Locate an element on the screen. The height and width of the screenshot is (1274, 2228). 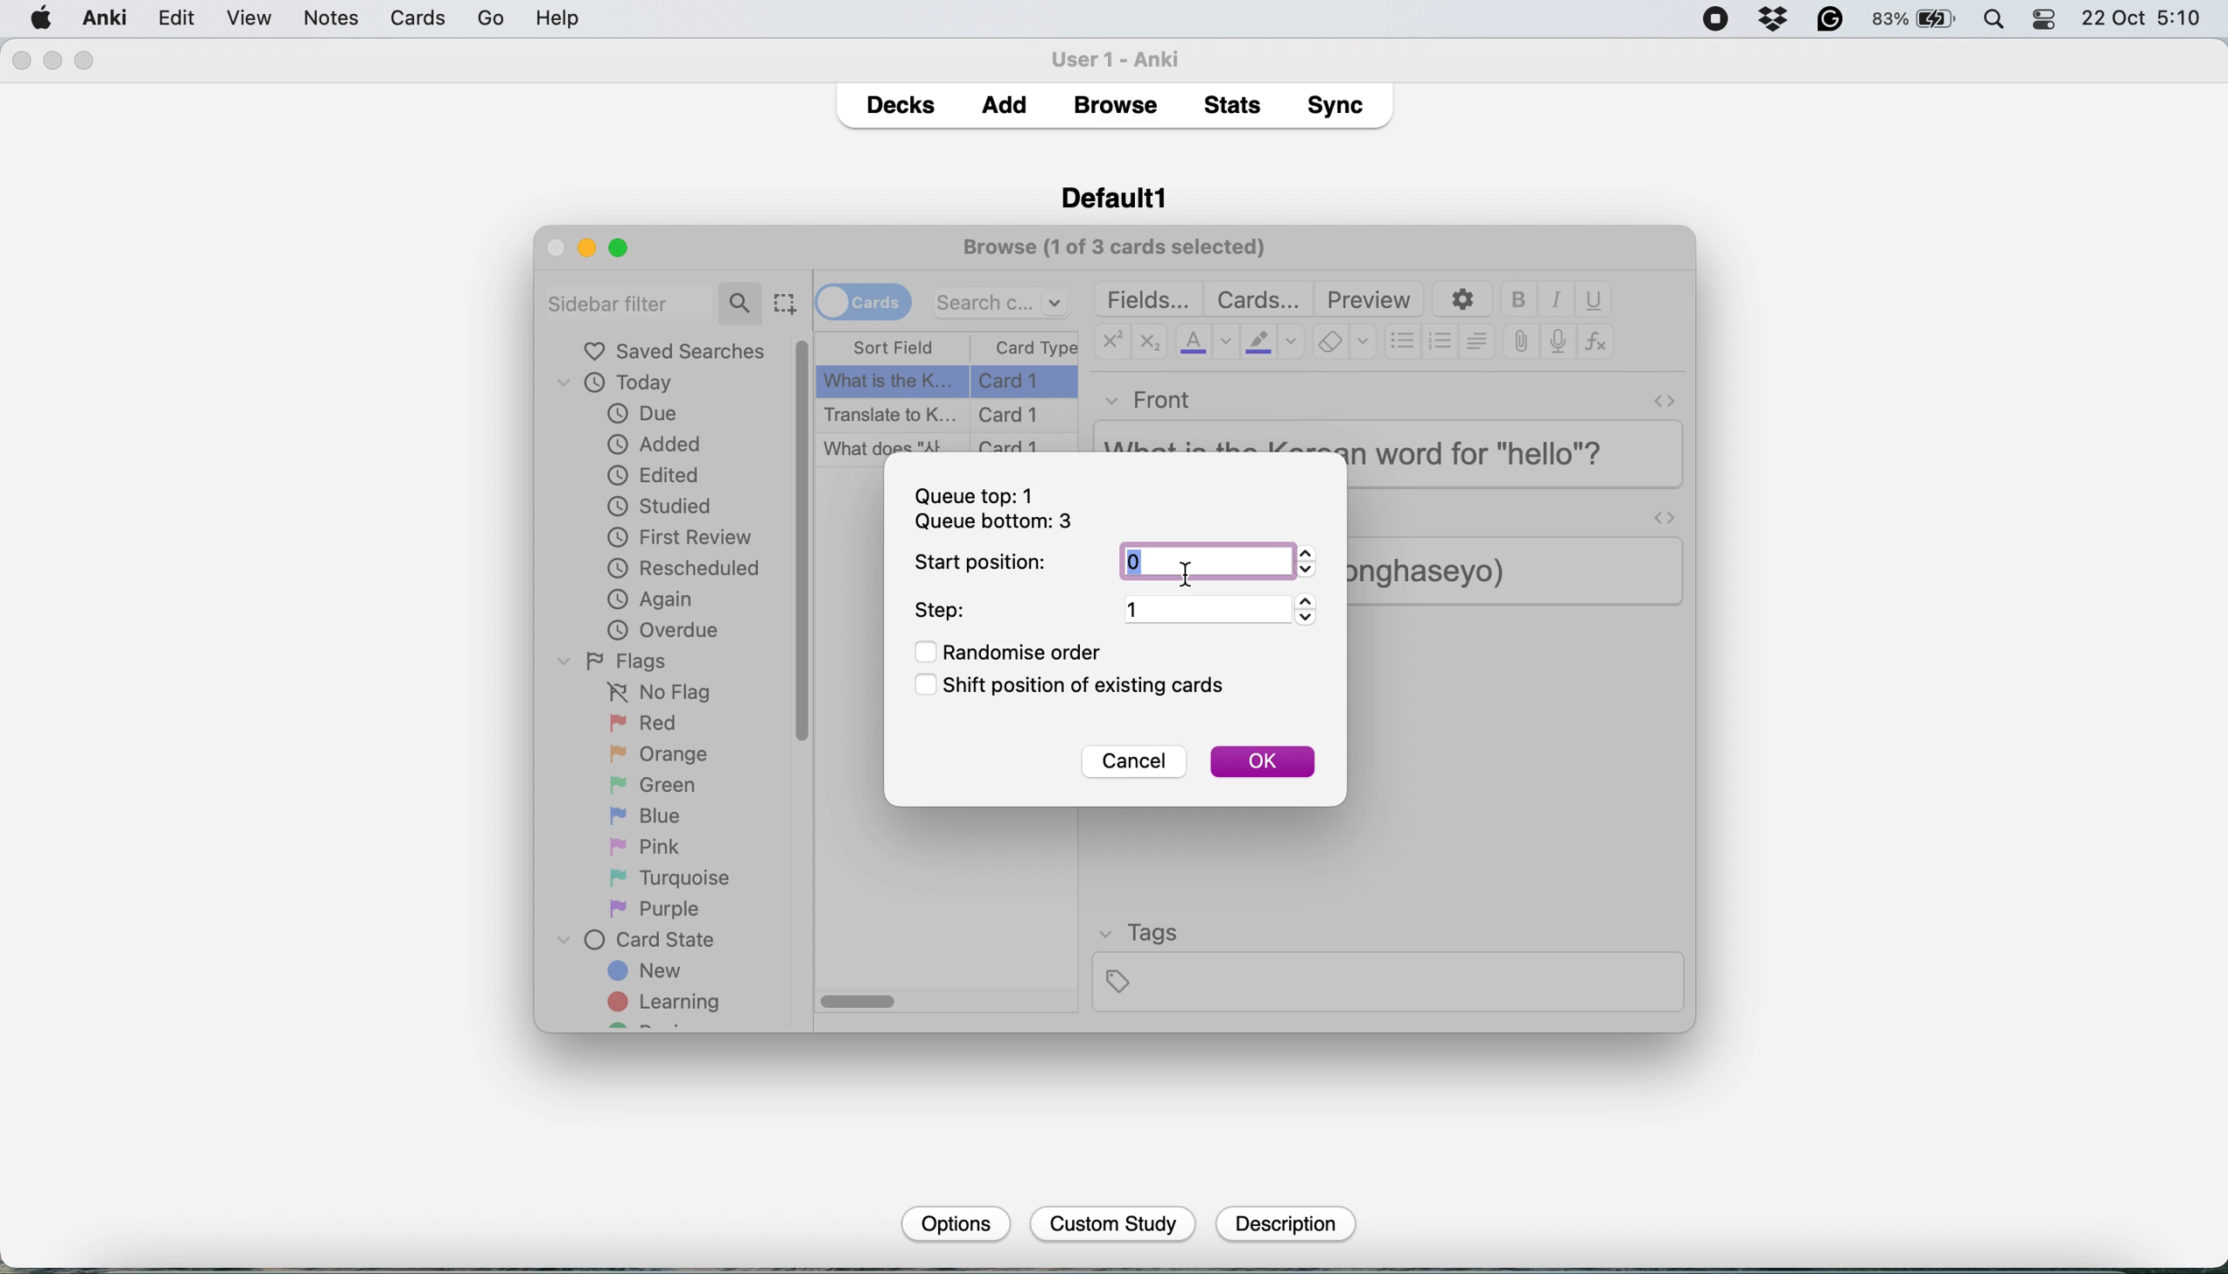
file is located at coordinates (174, 18).